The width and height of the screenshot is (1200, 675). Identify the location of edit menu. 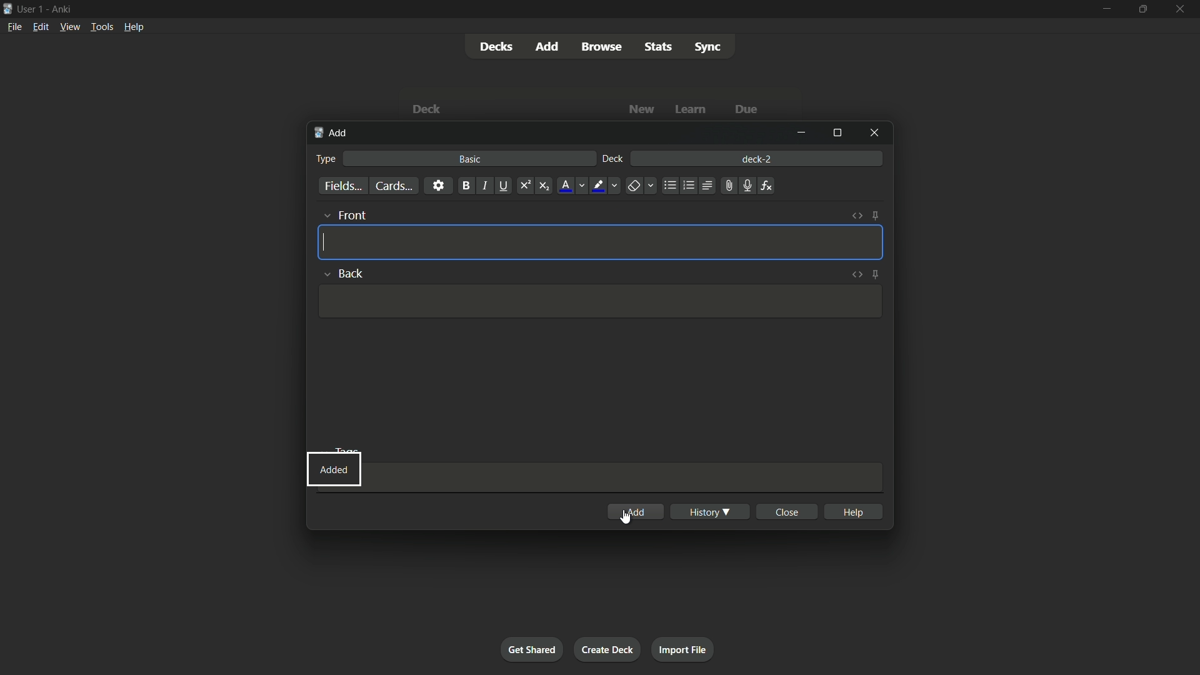
(39, 26).